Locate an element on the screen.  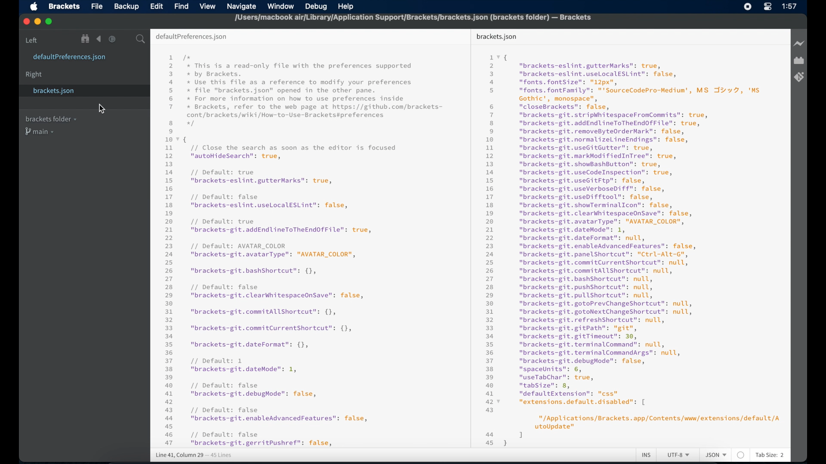
navigate forward is located at coordinates (112, 39).